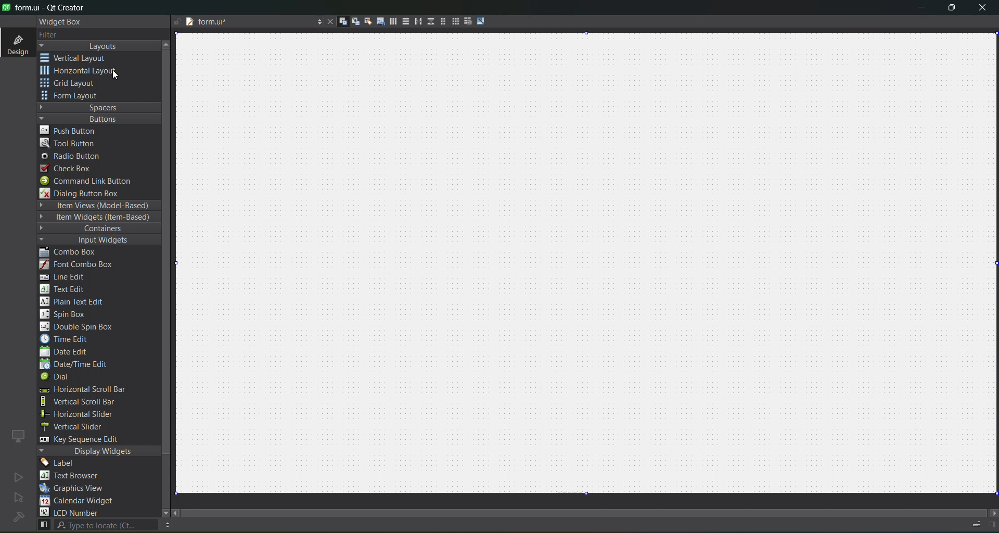 The height and width of the screenshot is (533, 999). Describe the element at coordinates (593, 263) in the screenshot. I see `canvas` at that location.